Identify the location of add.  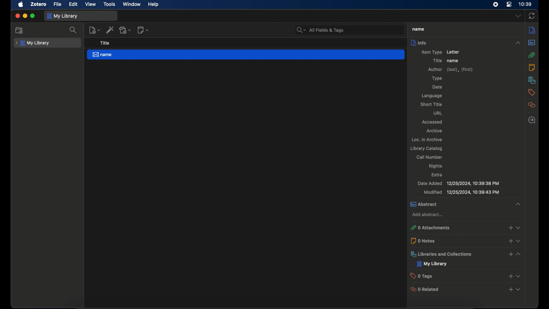
(510, 228).